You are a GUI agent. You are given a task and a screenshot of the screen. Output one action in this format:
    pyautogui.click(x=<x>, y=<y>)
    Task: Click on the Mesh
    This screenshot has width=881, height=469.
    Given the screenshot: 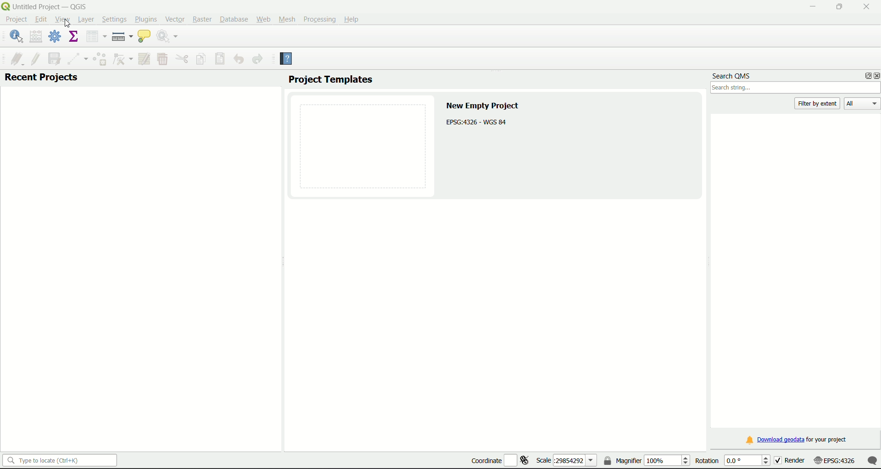 What is the action you would take?
    pyautogui.click(x=287, y=19)
    